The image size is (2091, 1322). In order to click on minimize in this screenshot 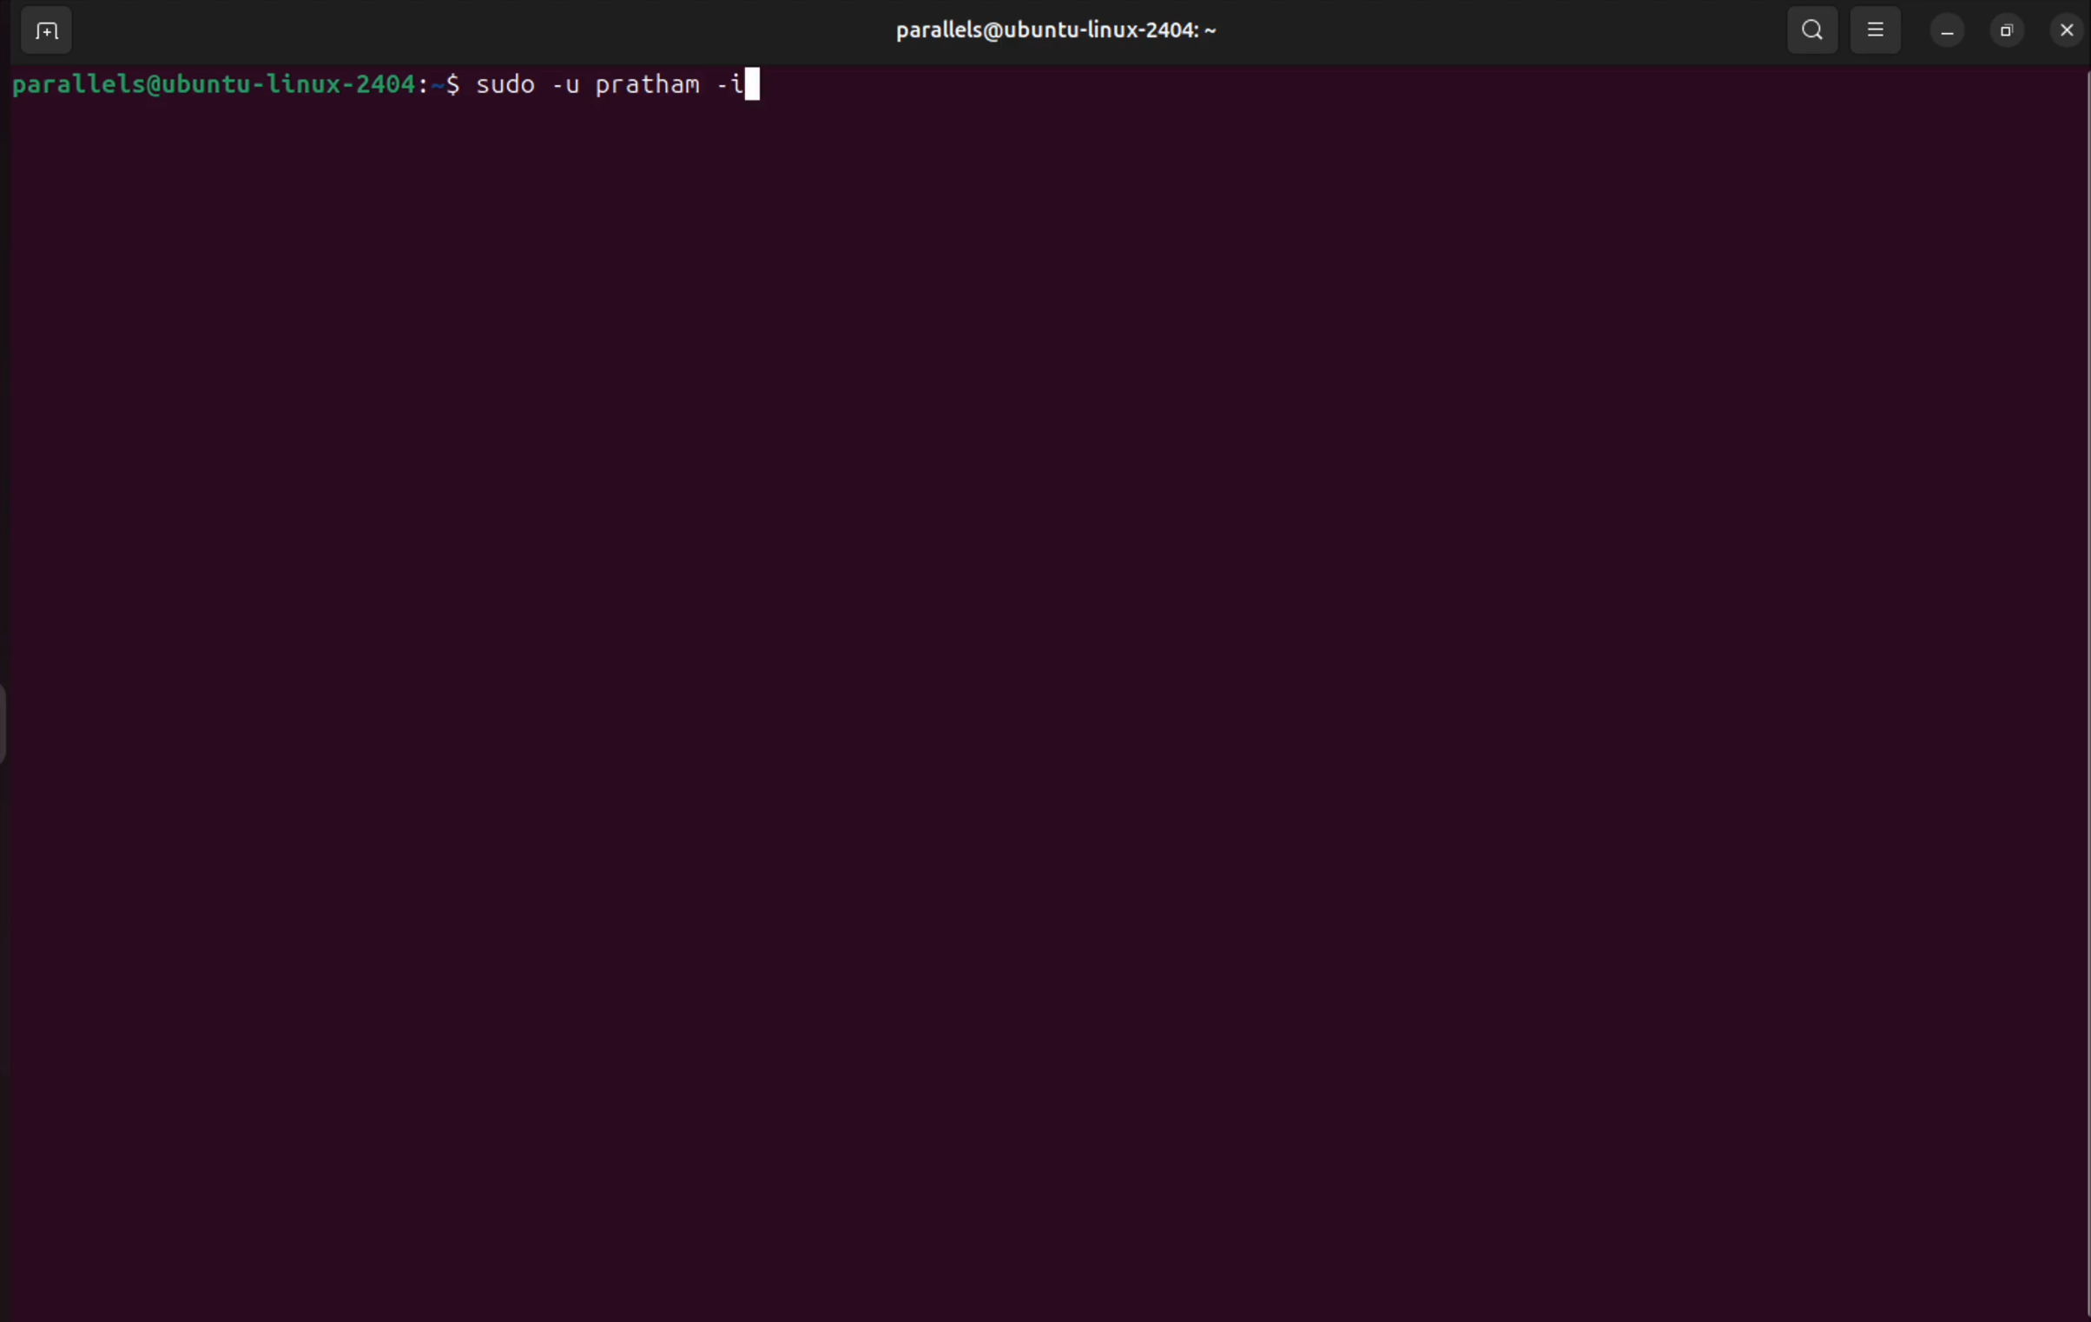, I will do `click(1945, 29)`.